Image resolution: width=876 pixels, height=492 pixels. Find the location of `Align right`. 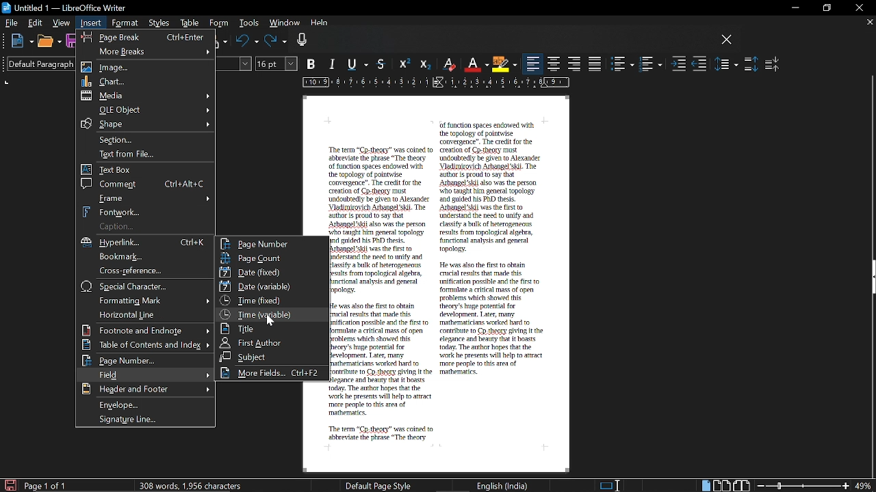

Align right is located at coordinates (575, 63).